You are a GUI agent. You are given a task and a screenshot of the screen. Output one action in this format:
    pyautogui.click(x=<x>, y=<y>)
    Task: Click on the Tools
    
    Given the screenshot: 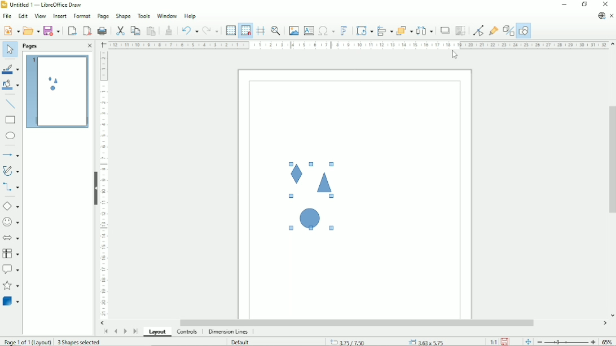 What is the action you would take?
    pyautogui.click(x=144, y=16)
    